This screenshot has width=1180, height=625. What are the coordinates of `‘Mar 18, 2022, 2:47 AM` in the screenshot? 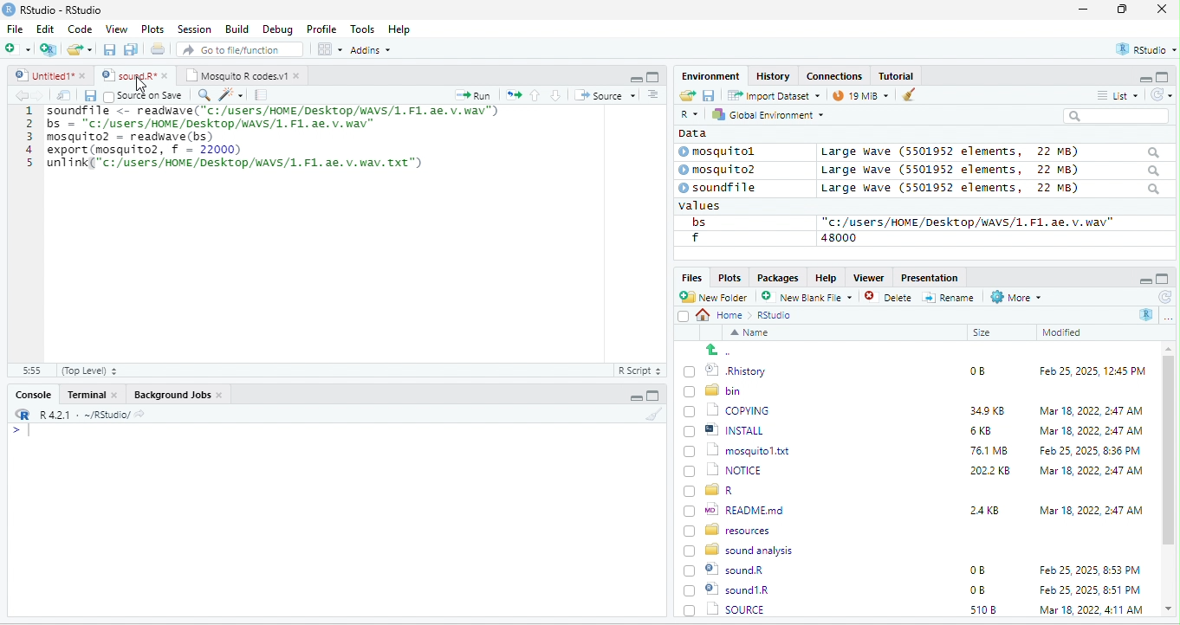 It's located at (1090, 471).